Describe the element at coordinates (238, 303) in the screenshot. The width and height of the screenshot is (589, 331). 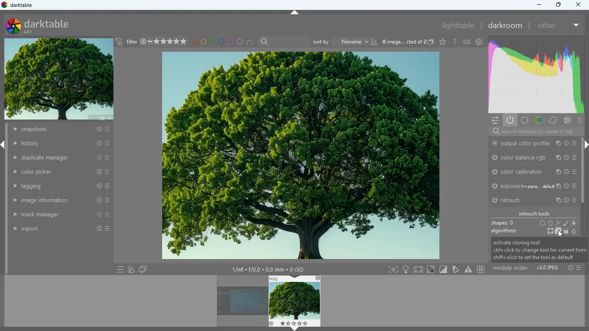
I see `image` at that location.